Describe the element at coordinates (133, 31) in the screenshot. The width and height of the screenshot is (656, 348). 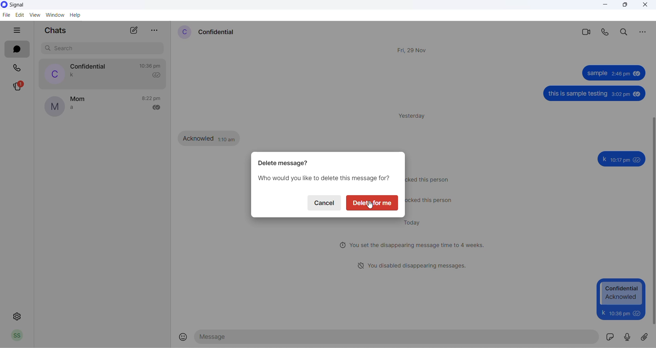
I see `new chat` at that location.